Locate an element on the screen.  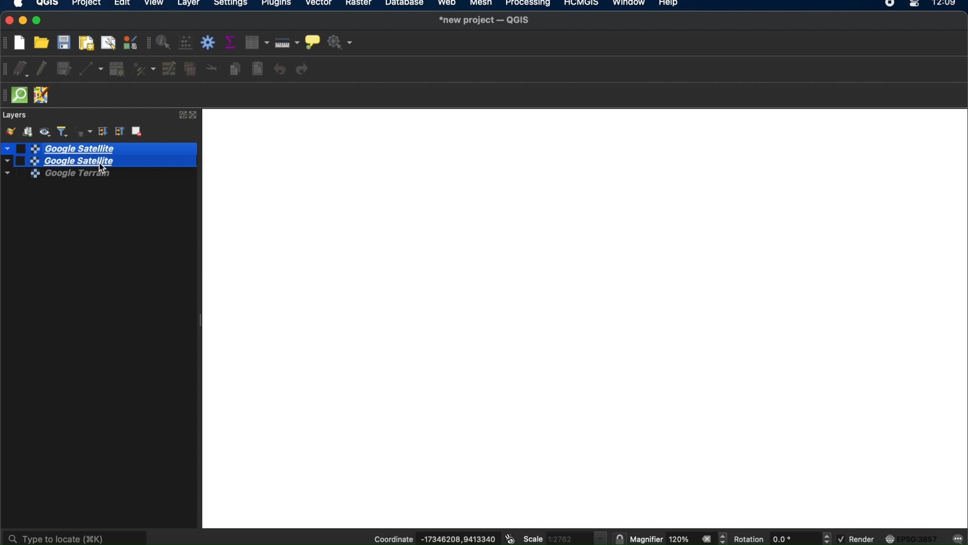
apple icon is located at coordinates (22, 5).